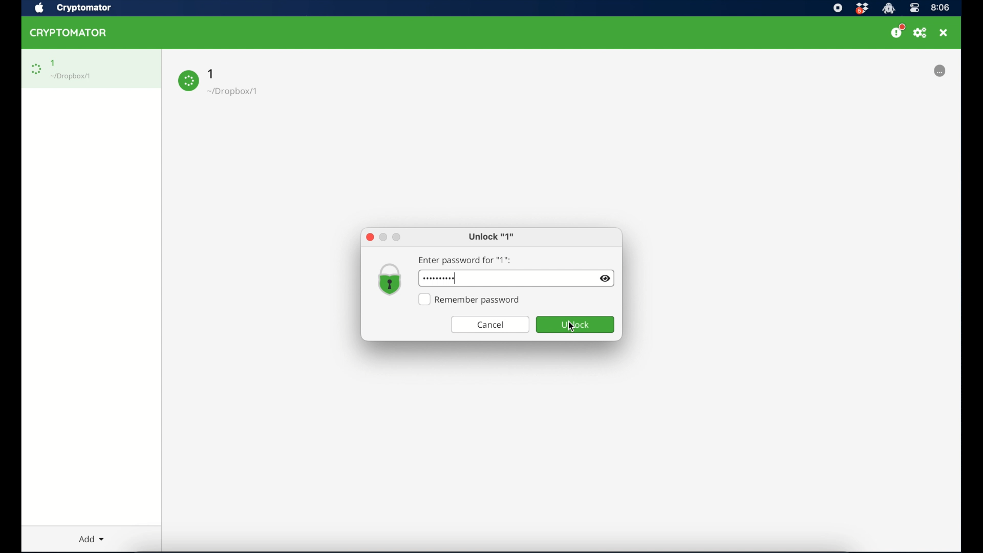  Describe the element at coordinates (73, 34) in the screenshot. I see `CRYPTOMATOR` at that location.